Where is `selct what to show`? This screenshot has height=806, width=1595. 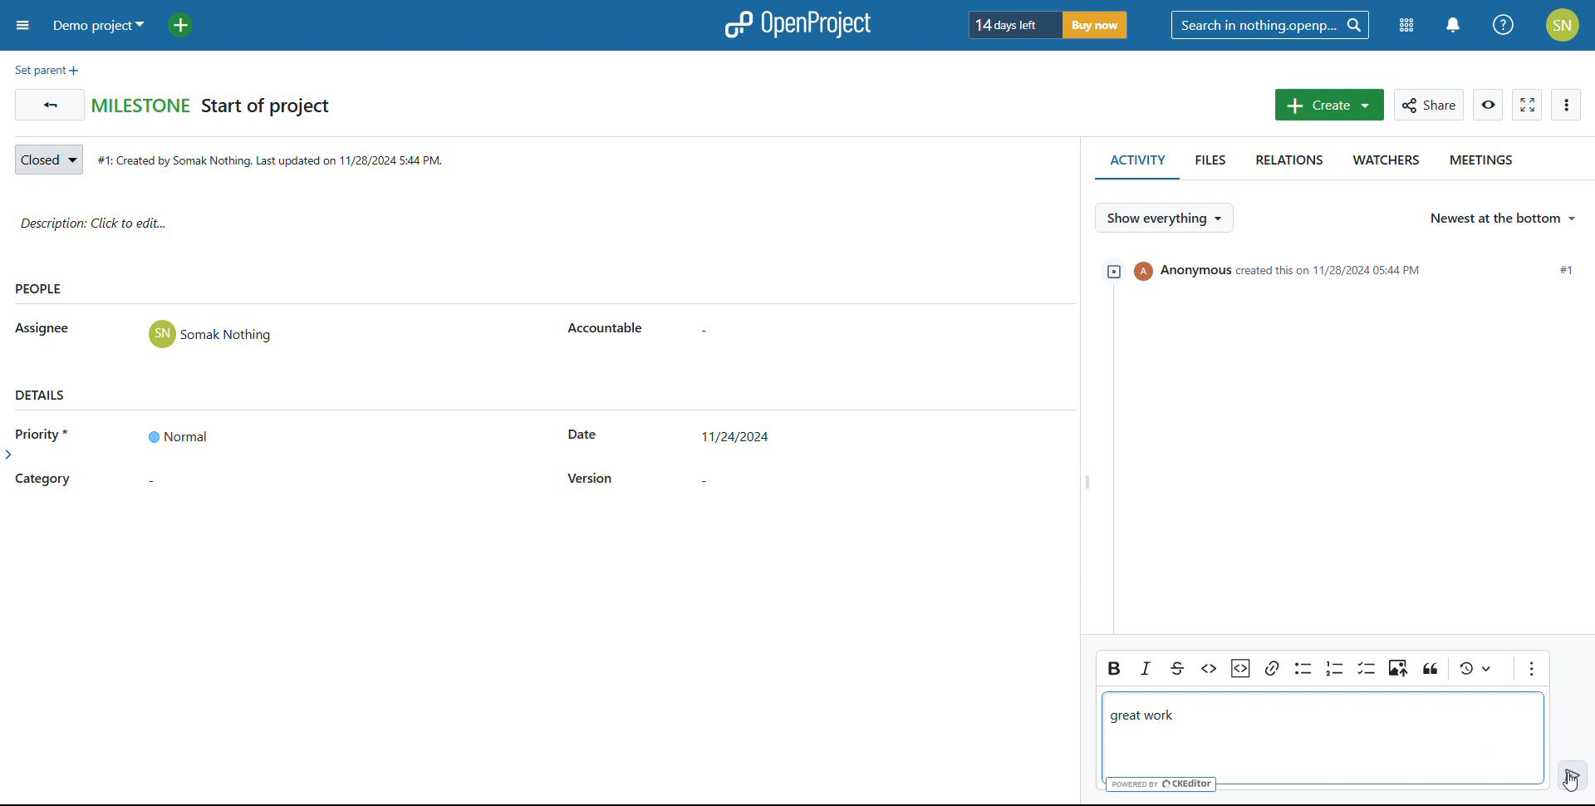
selct what to show is located at coordinates (1163, 217).